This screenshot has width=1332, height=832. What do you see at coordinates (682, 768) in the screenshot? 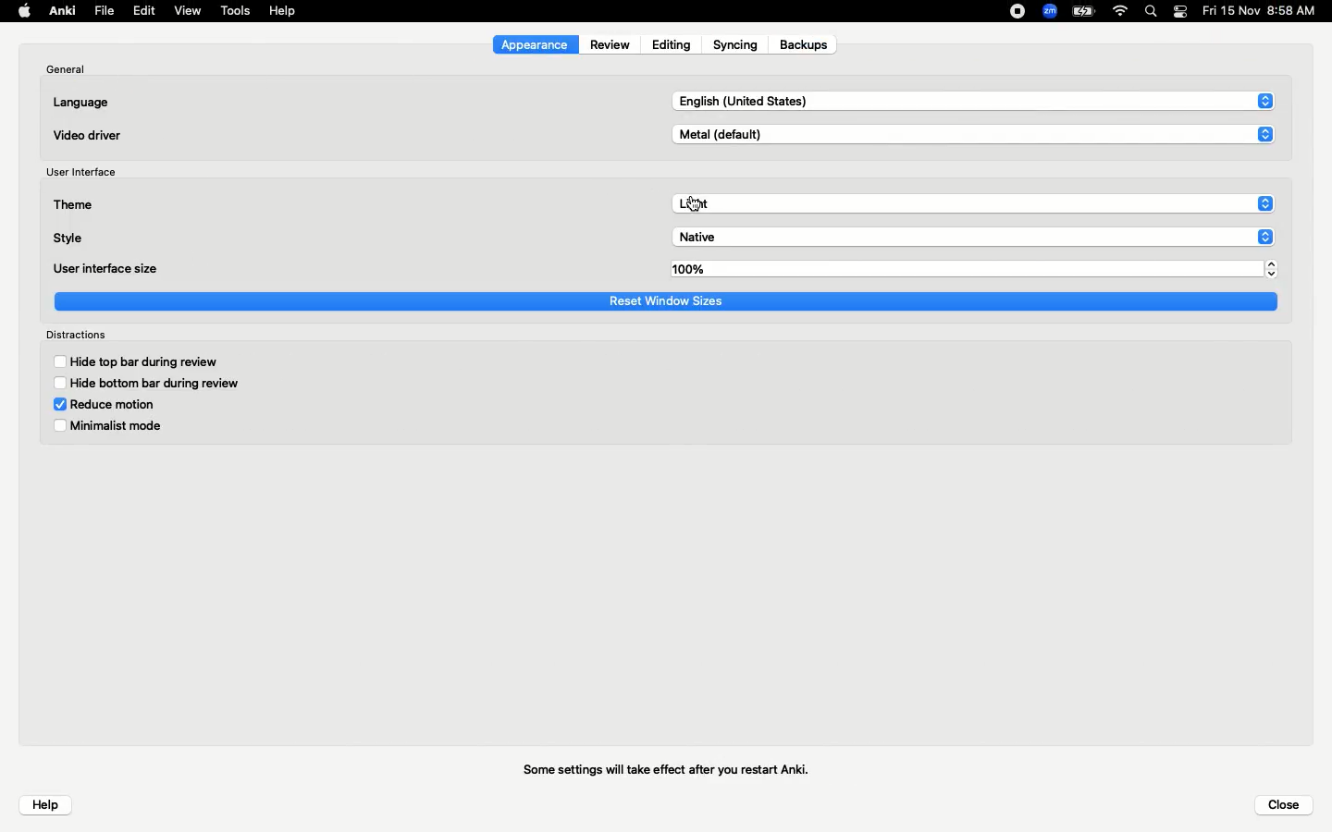
I see `Some settings will take effect after you restart Anki` at bounding box center [682, 768].